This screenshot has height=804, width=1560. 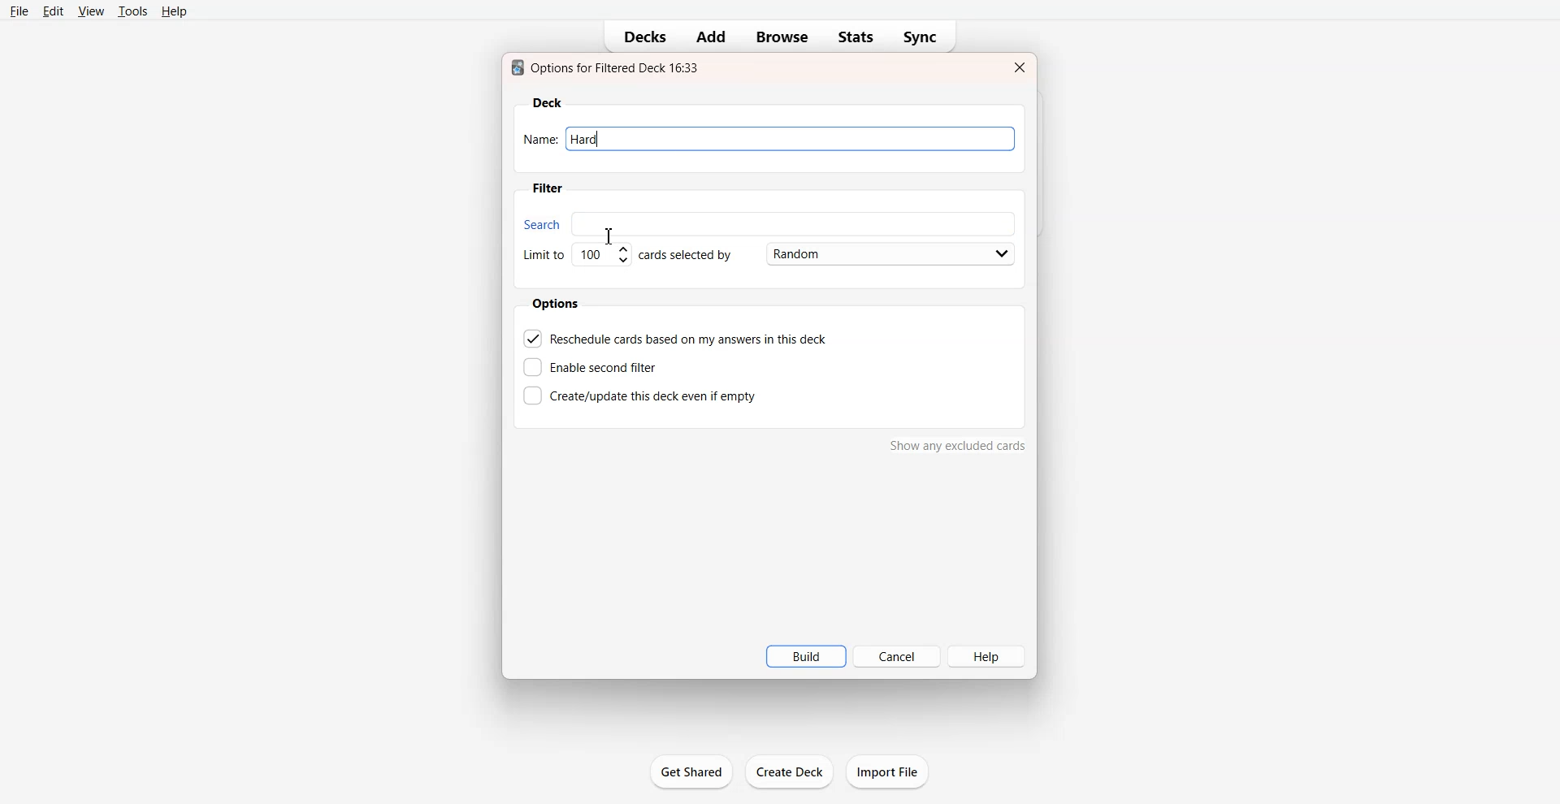 What do you see at coordinates (856, 37) in the screenshot?
I see `Stats` at bounding box center [856, 37].